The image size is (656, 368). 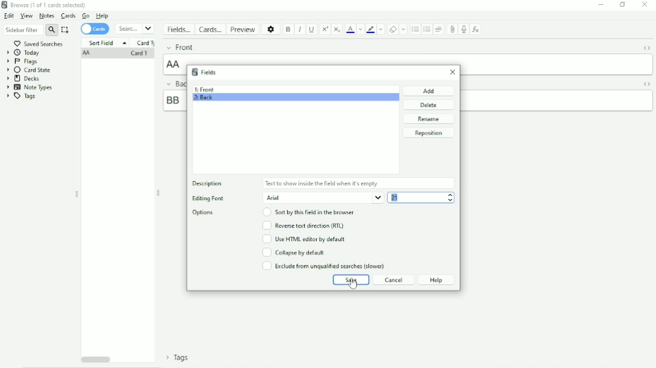 I want to click on Go, so click(x=86, y=16).